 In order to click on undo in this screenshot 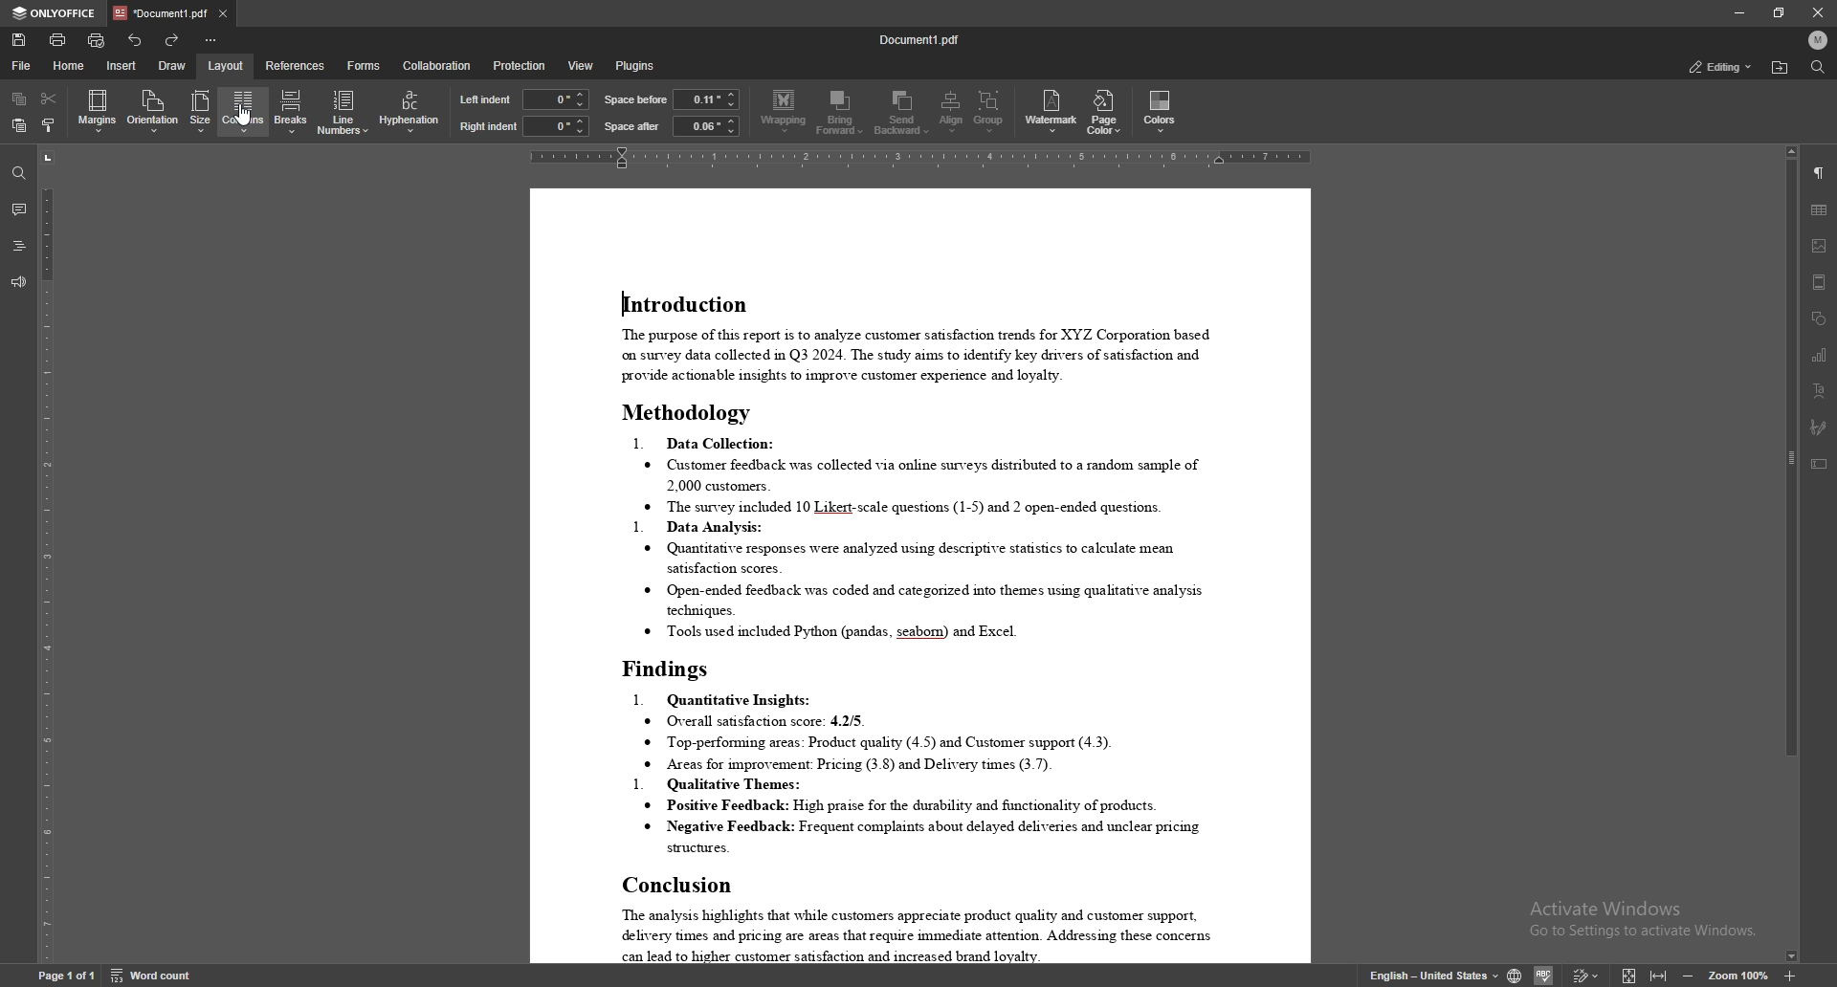, I will do `click(134, 40)`.